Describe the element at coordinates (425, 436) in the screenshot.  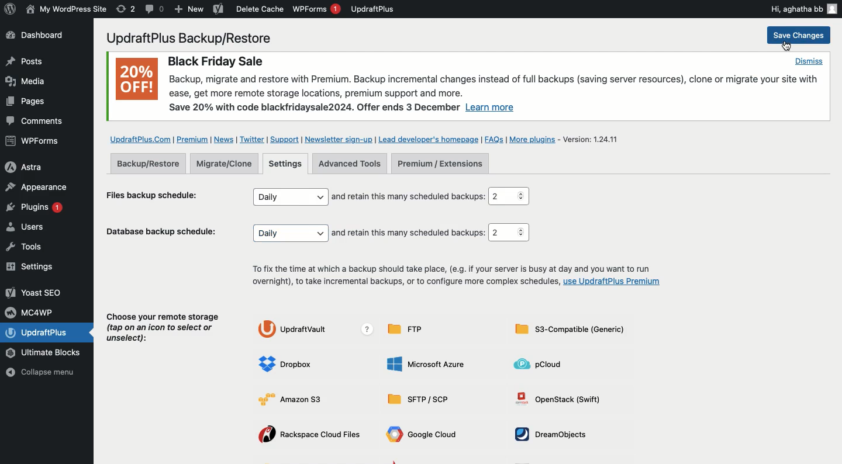
I see `Google cloud` at that location.